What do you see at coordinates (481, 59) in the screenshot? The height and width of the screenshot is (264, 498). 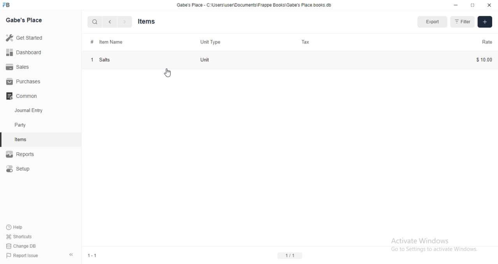 I see `$ 10.00` at bounding box center [481, 59].